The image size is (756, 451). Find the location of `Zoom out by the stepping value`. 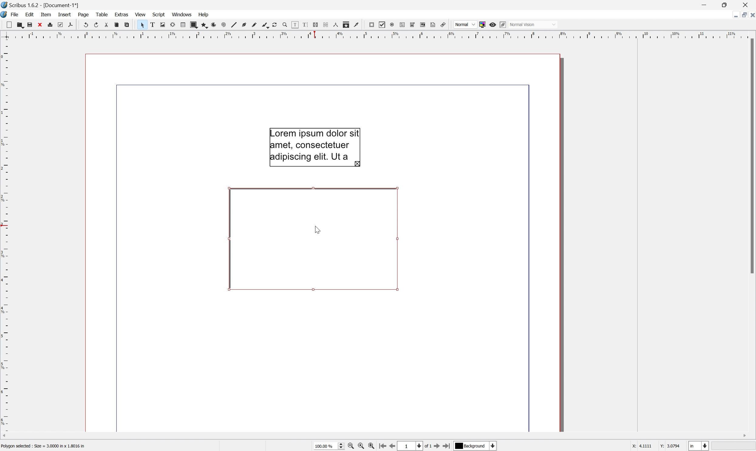

Zoom out by the stepping value is located at coordinates (352, 446).